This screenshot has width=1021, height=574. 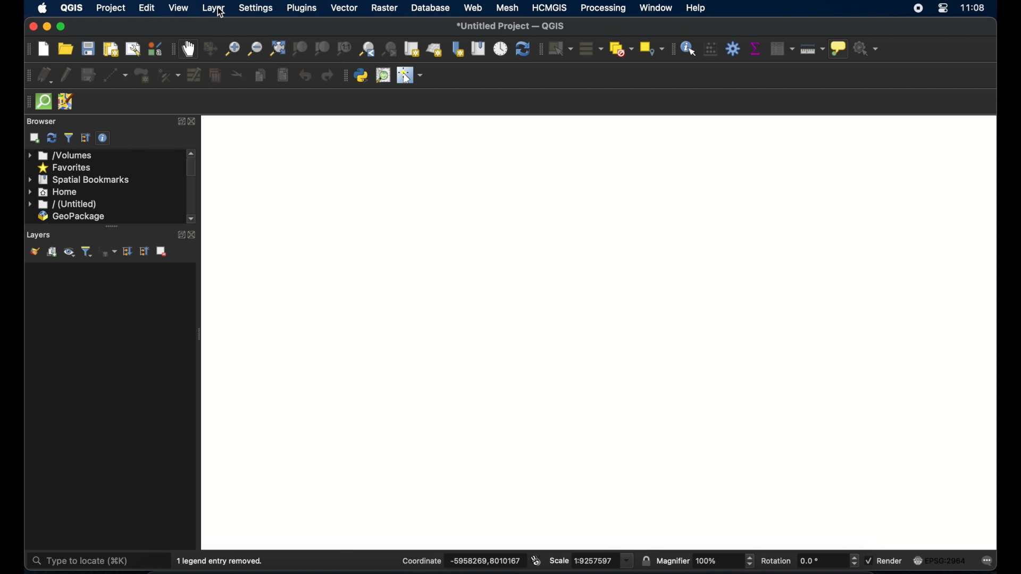 I want to click on render, so click(x=892, y=561).